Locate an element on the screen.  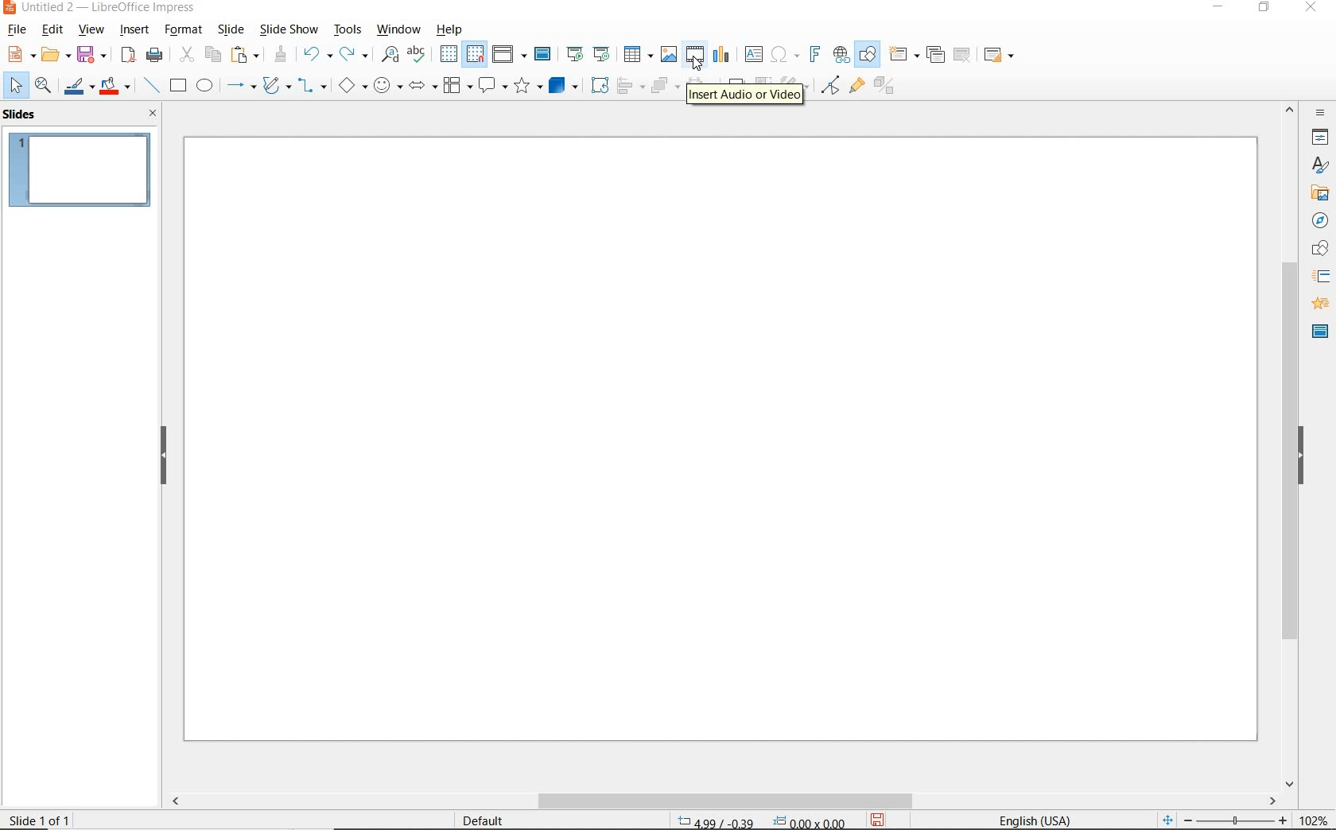
cursor is located at coordinates (700, 66).